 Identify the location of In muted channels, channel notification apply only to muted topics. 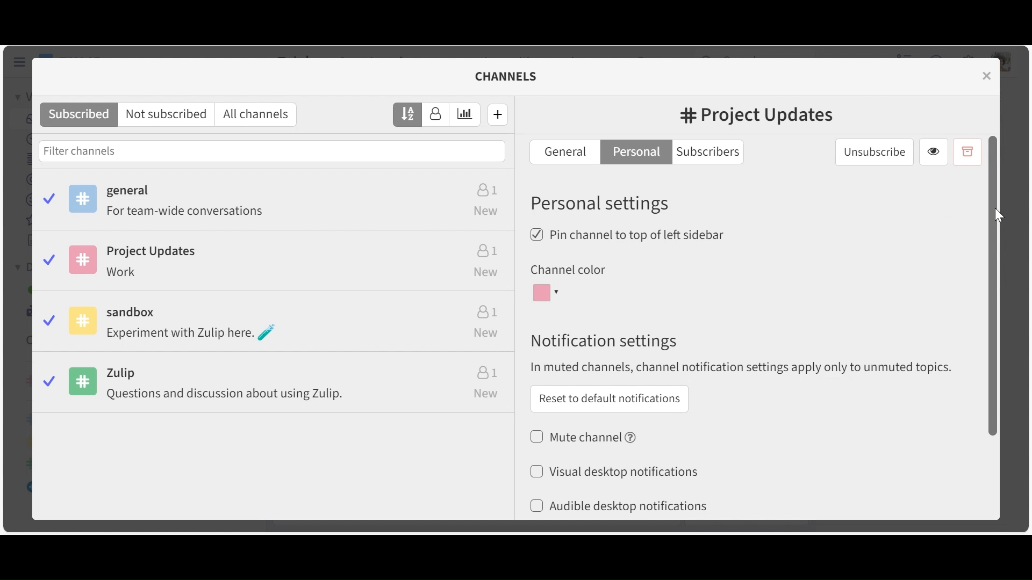
(742, 367).